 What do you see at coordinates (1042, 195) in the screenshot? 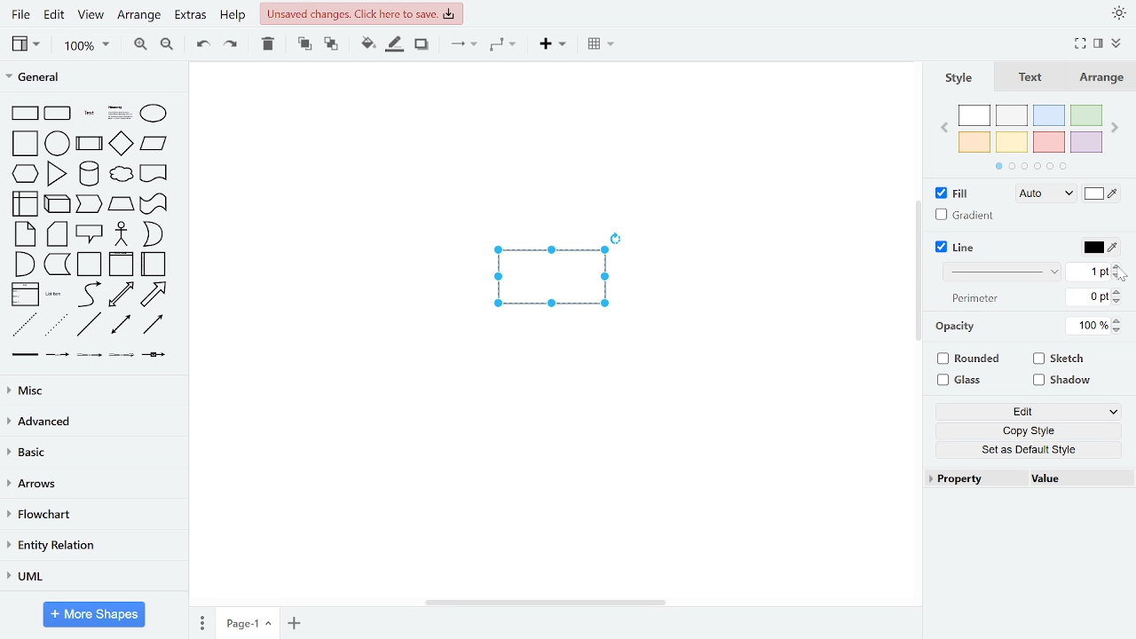
I see `Fill style` at bounding box center [1042, 195].